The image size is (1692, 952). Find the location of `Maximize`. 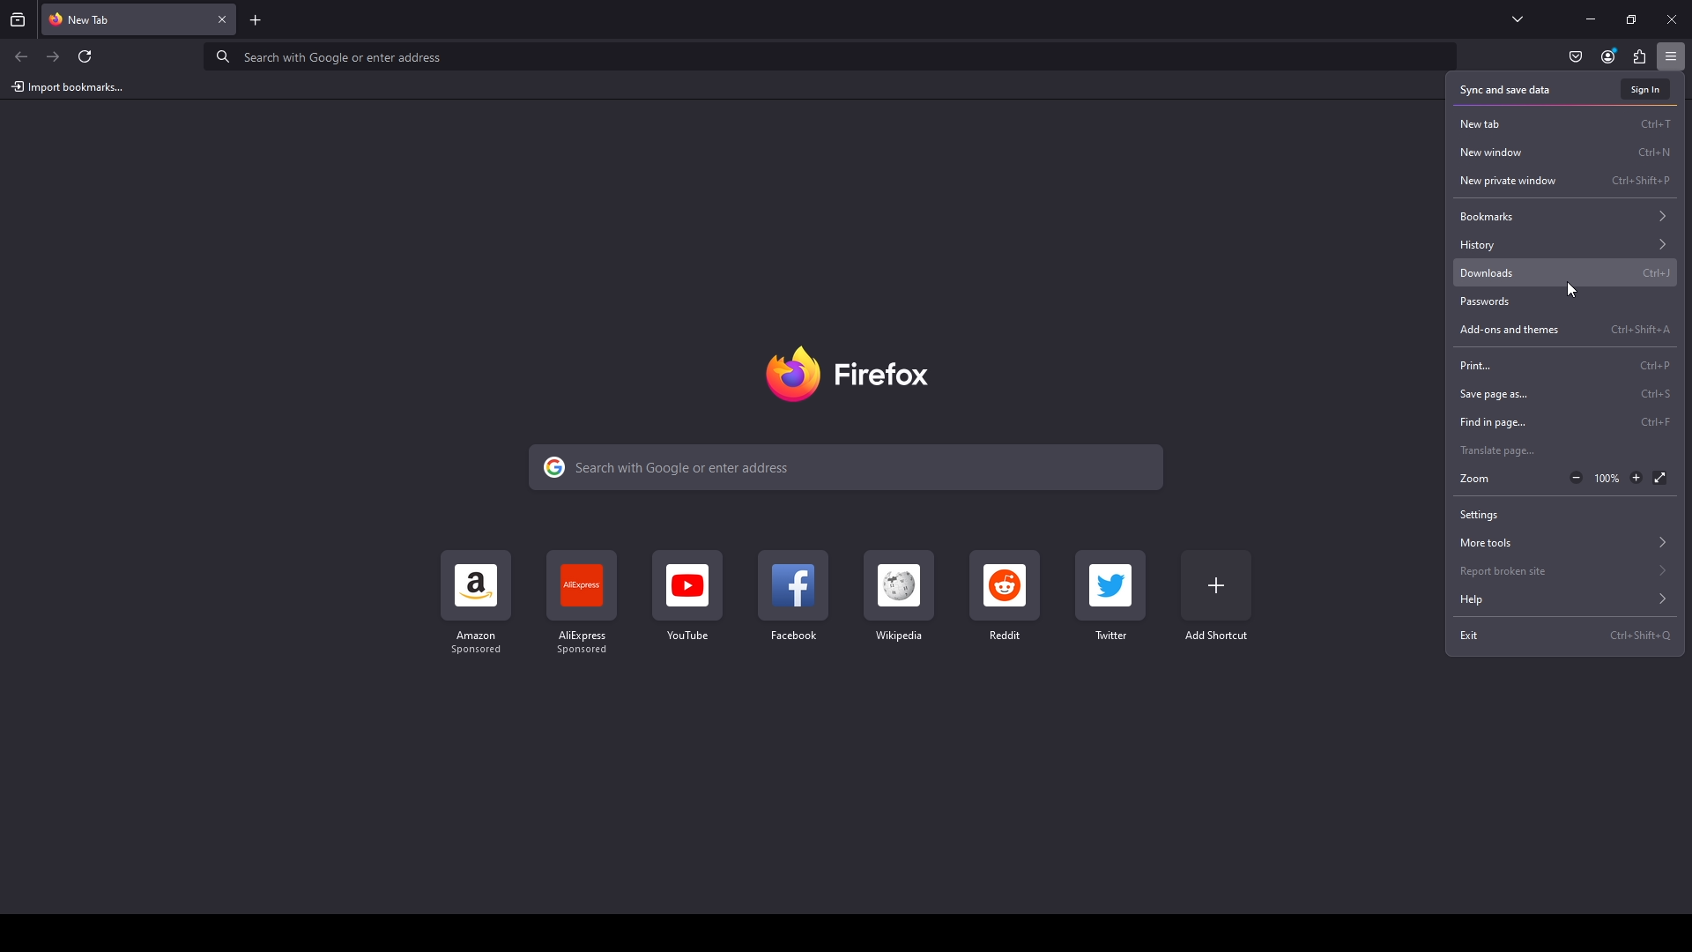

Maximize is located at coordinates (1631, 21).